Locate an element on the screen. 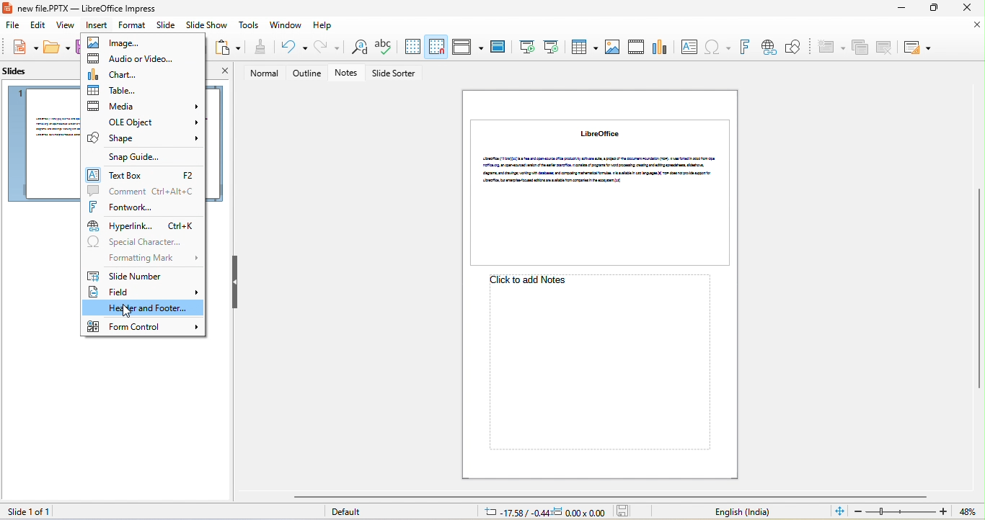 The image size is (985, 520). fontwork is located at coordinates (128, 208).